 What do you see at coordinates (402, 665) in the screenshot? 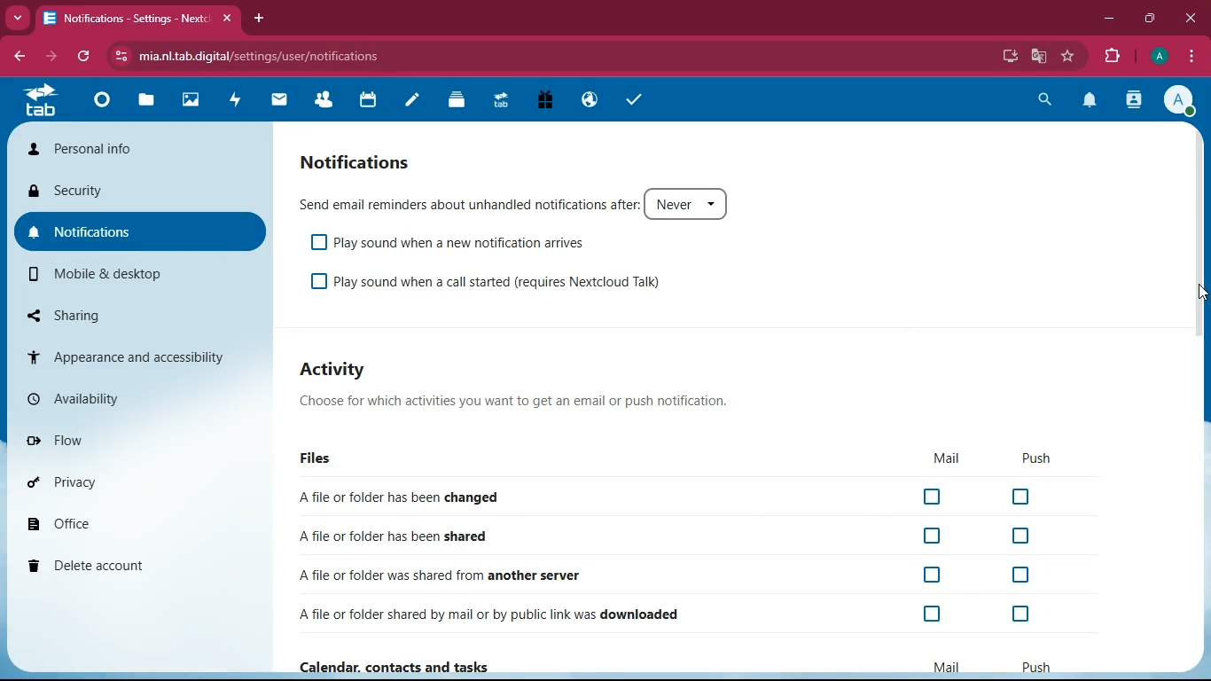
I see `Calendar. contacts and tasks` at bounding box center [402, 665].